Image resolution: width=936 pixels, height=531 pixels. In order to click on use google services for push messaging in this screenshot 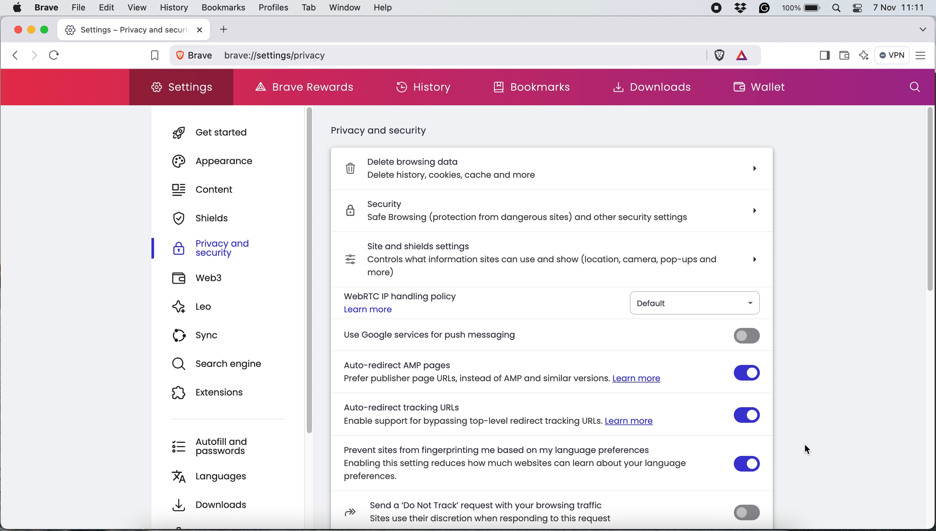, I will do `click(533, 336)`.